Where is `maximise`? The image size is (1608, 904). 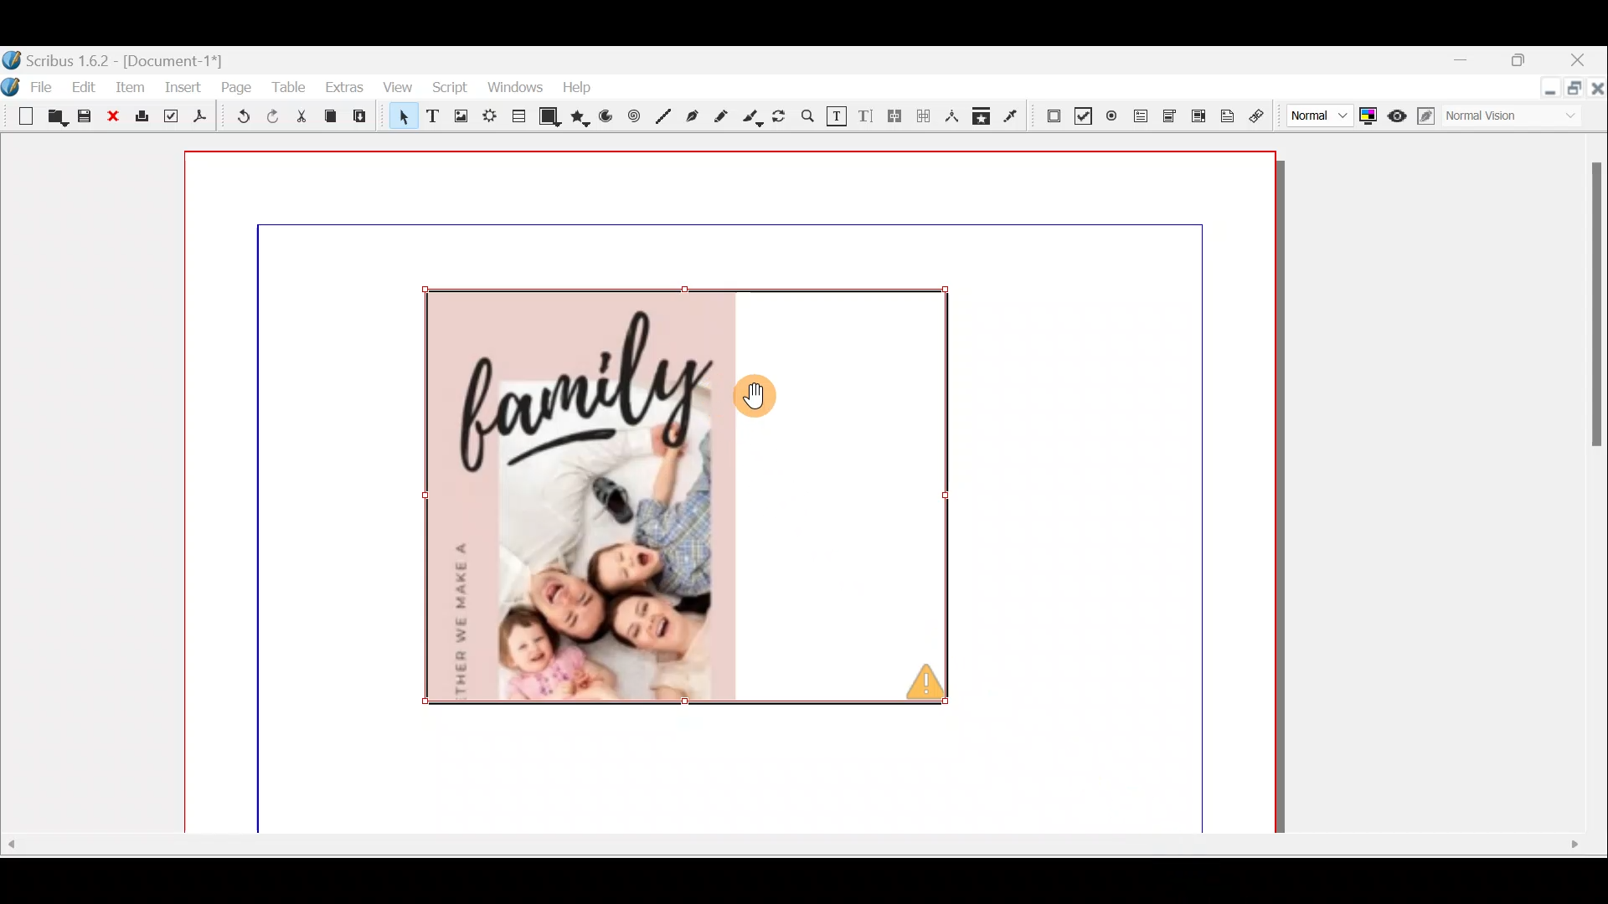
maximise is located at coordinates (1523, 63).